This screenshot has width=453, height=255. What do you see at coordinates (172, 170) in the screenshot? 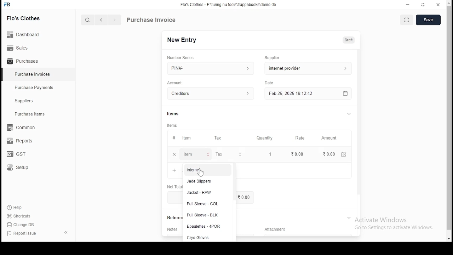
I see `net total` at bounding box center [172, 170].